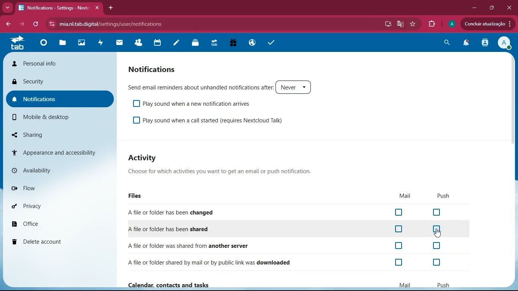 The height and width of the screenshot is (291, 518). Describe the element at coordinates (145, 158) in the screenshot. I see `activity` at that location.